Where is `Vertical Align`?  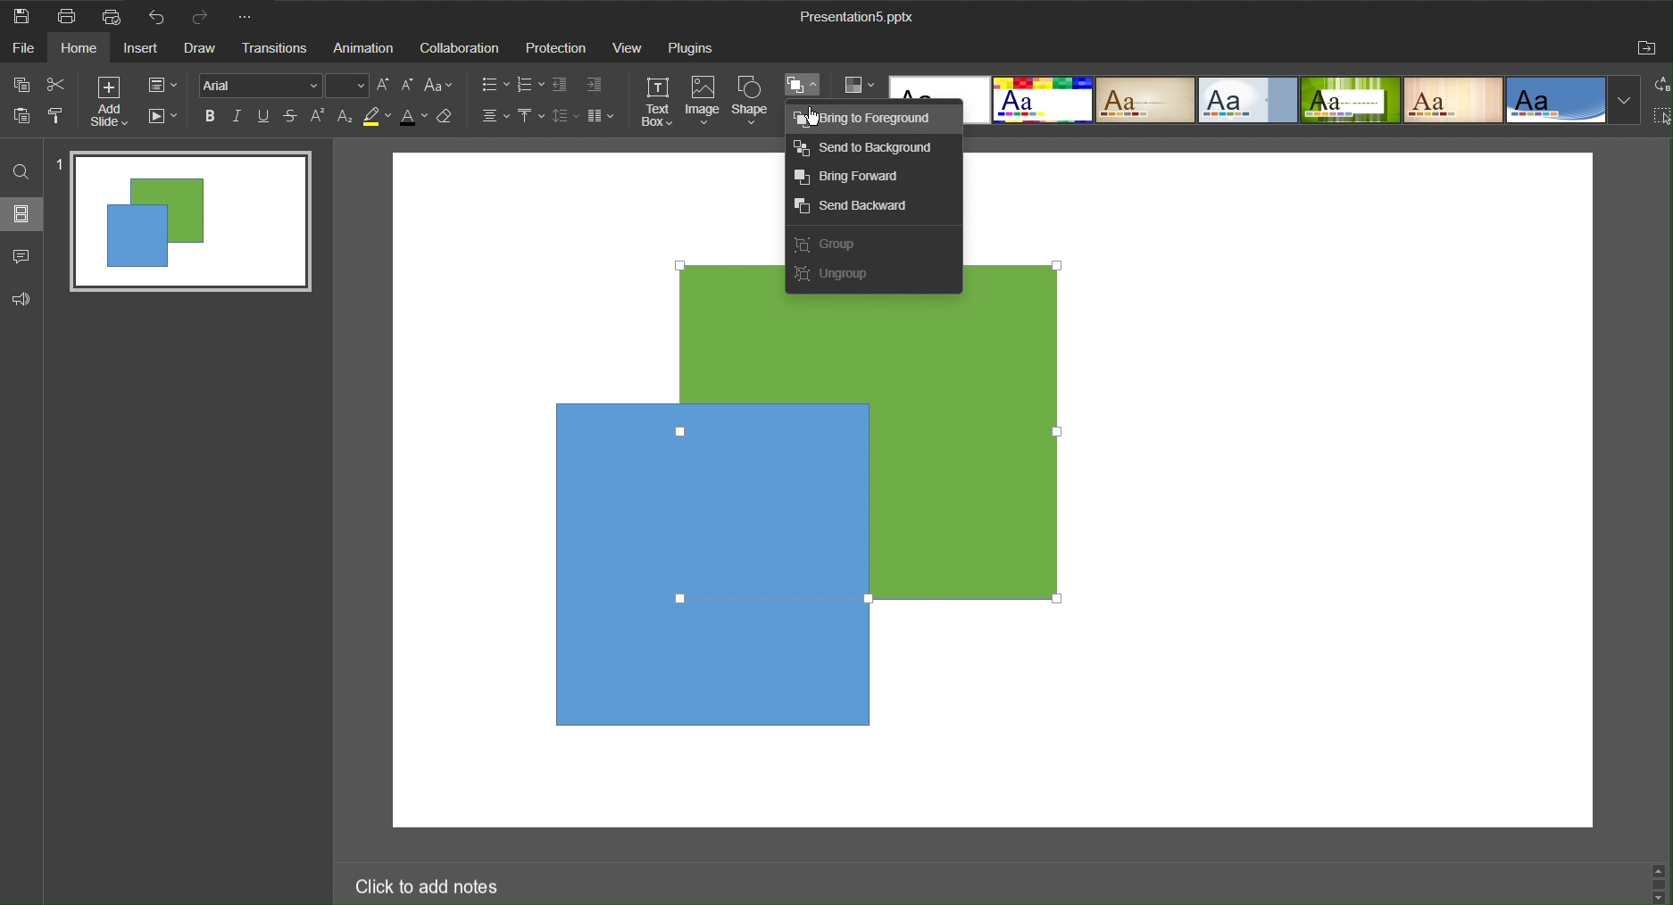 Vertical Align is located at coordinates (530, 118).